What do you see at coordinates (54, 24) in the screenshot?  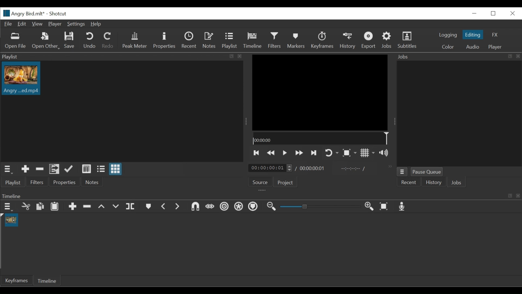 I see `Player` at bounding box center [54, 24].